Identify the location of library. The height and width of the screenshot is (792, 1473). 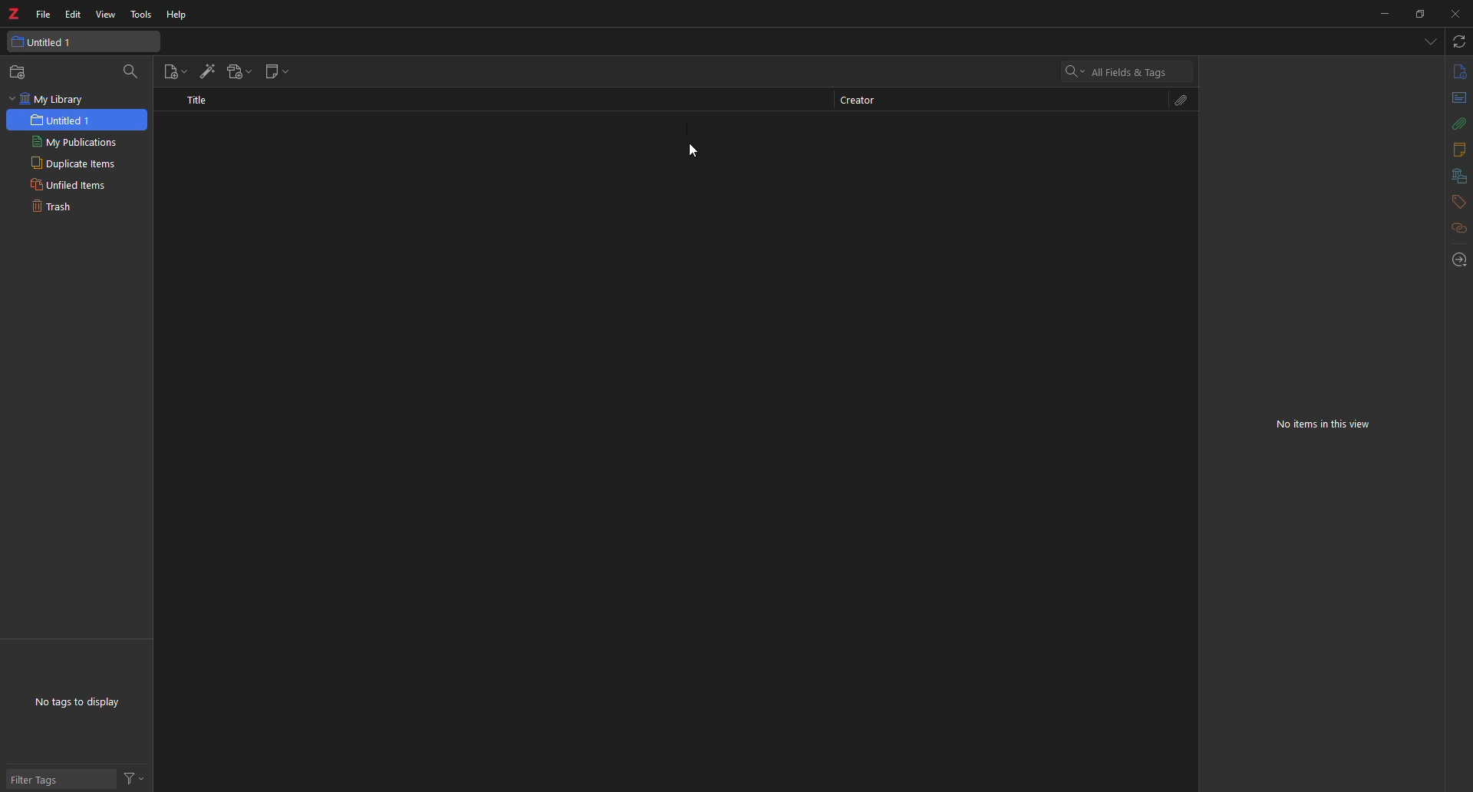
(1456, 176).